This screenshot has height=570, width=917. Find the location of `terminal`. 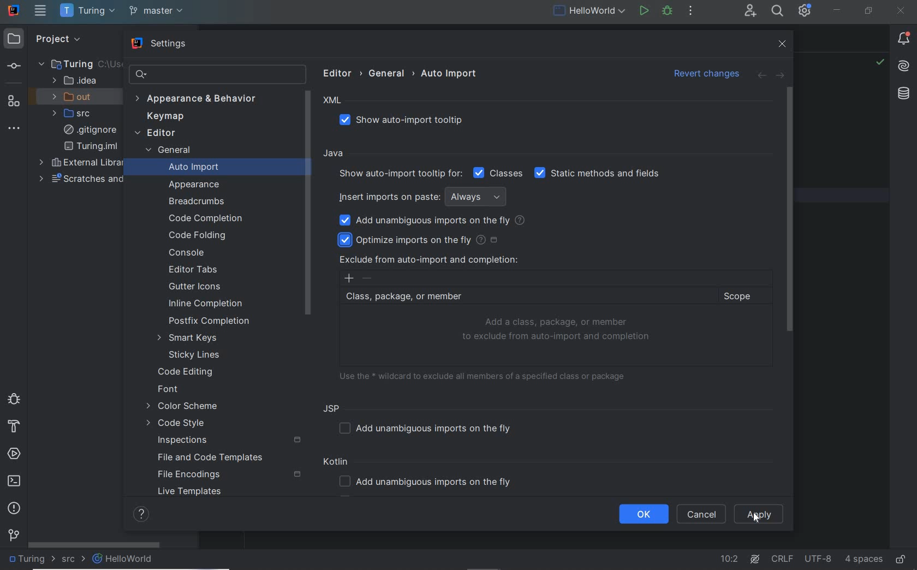

terminal is located at coordinates (15, 482).